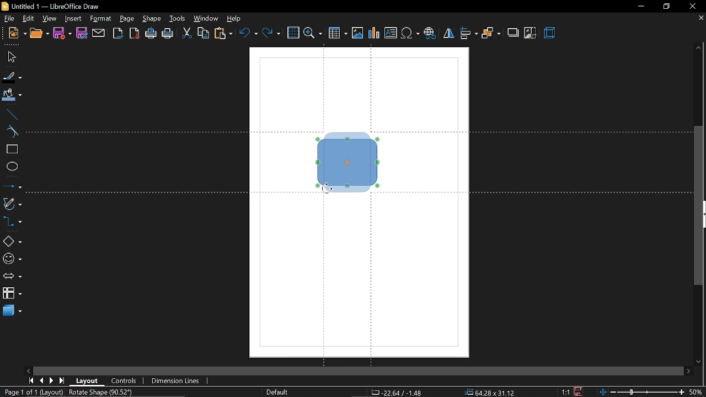  I want to click on arrows, so click(12, 276).